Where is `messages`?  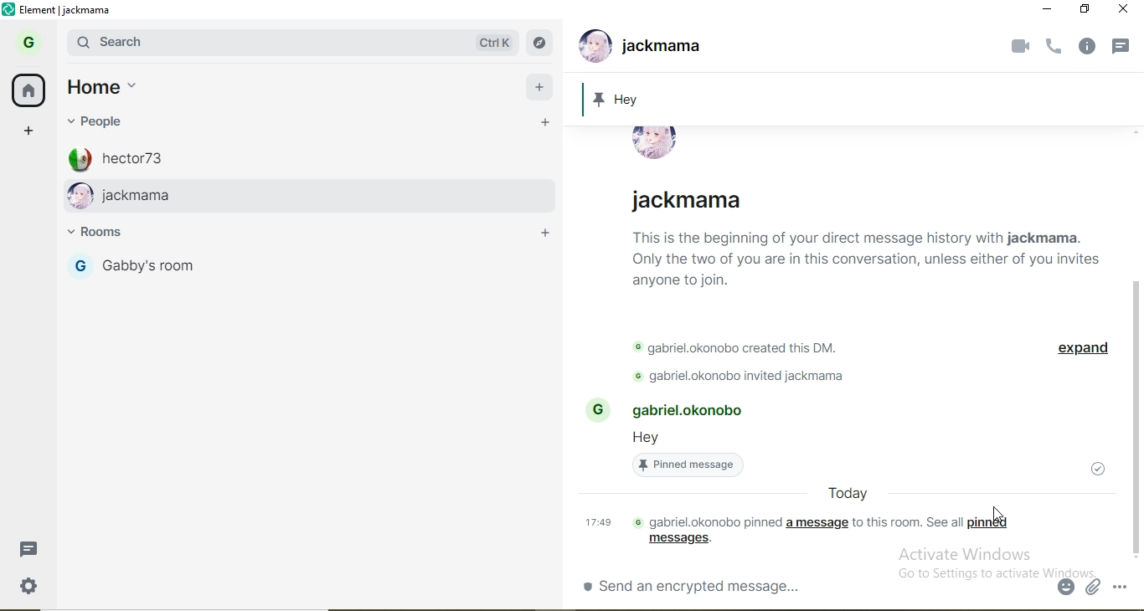
messages is located at coordinates (679, 541).